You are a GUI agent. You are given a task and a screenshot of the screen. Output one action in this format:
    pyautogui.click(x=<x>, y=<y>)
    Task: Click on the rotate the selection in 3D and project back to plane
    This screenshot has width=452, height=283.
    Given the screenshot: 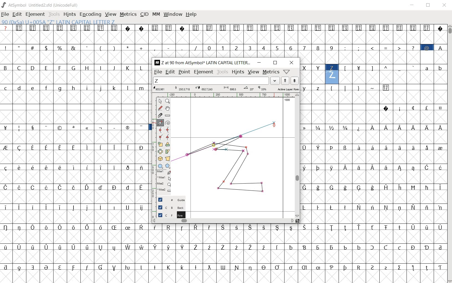 What is the action you would take?
    pyautogui.click(x=160, y=158)
    